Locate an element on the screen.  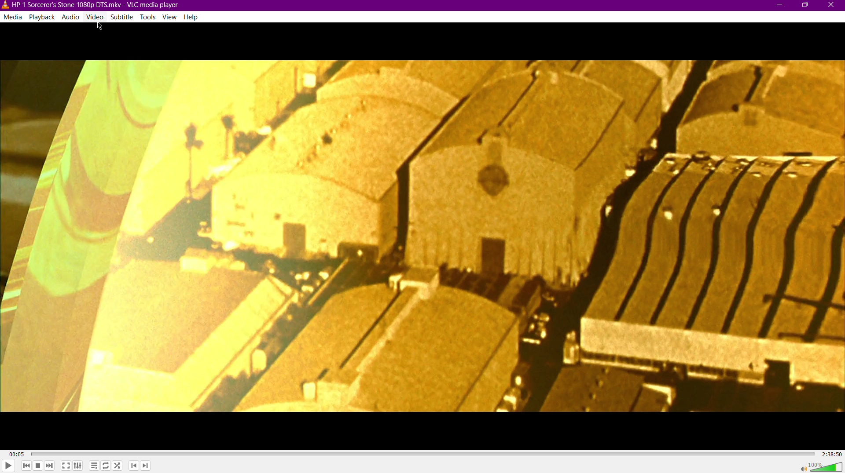
Video is located at coordinates (96, 17).